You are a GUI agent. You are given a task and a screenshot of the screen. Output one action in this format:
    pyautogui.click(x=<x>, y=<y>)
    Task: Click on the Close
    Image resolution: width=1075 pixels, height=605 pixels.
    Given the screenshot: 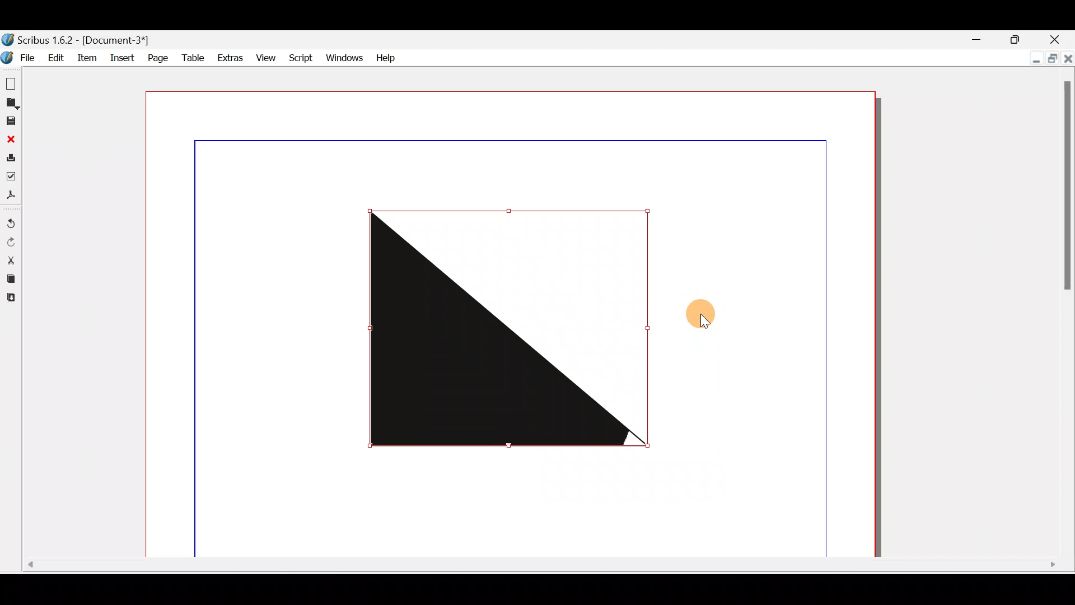 What is the action you would take?
    pyautogui.click(x=10, y=138)
    